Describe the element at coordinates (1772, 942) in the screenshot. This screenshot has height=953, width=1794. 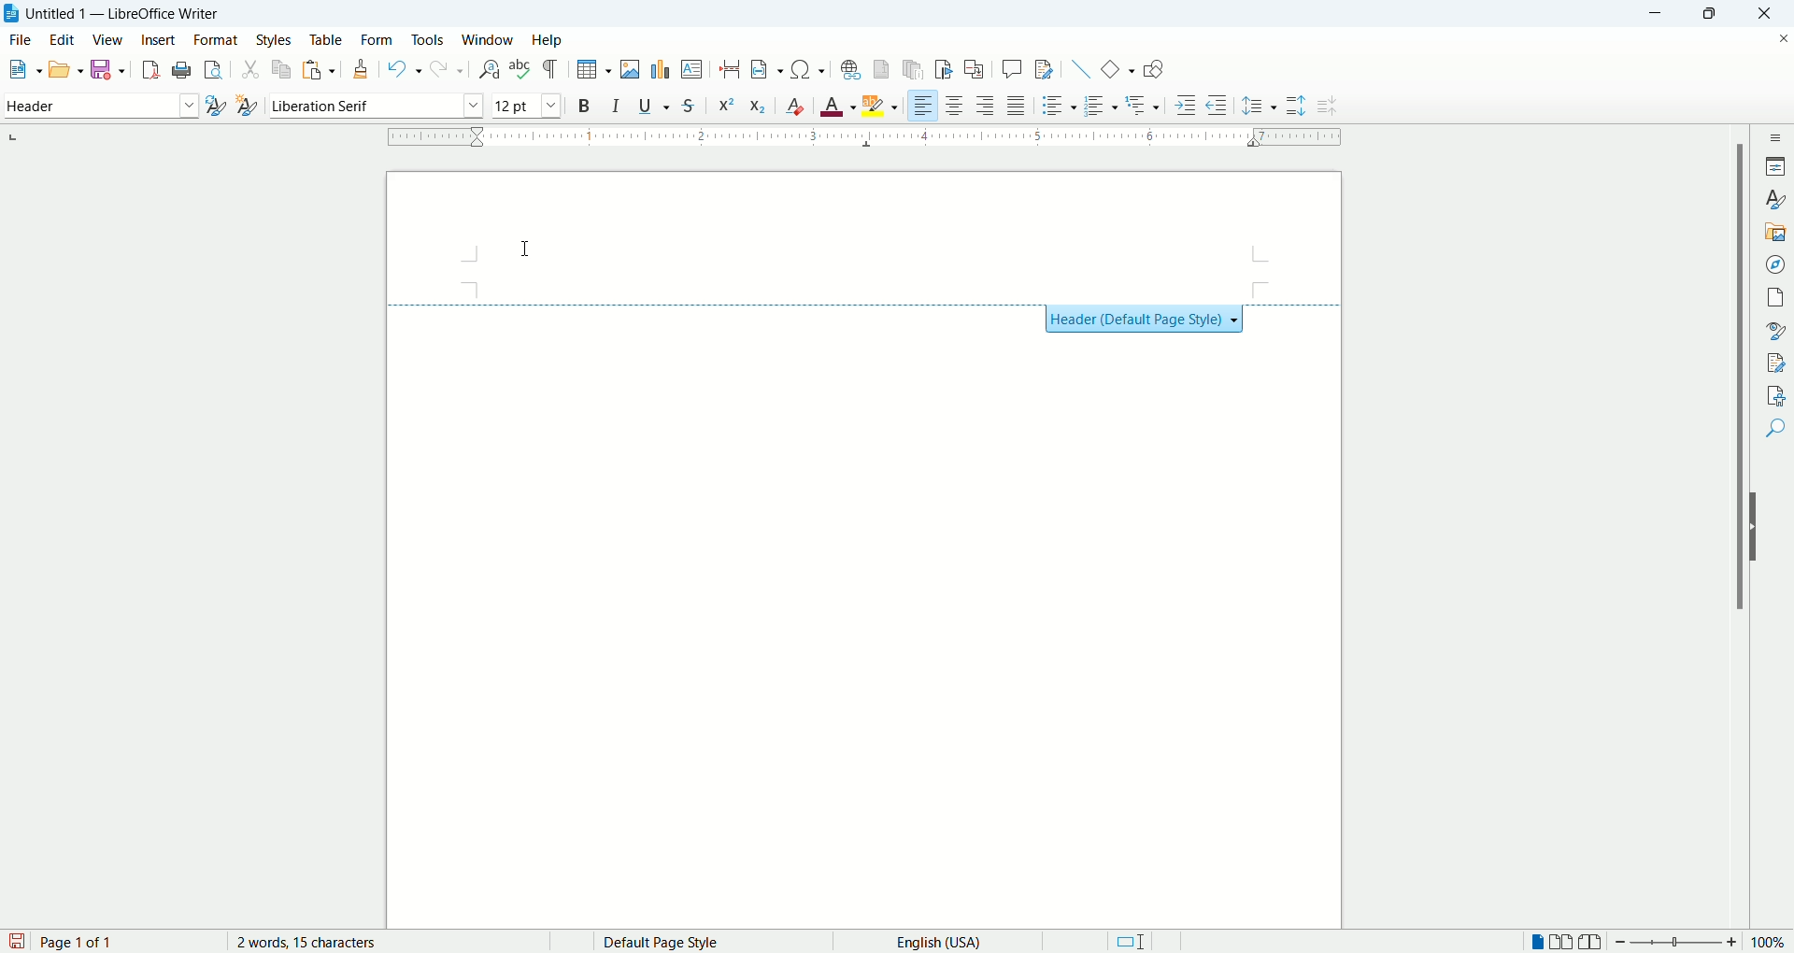
I see `zoom percent` at that location.